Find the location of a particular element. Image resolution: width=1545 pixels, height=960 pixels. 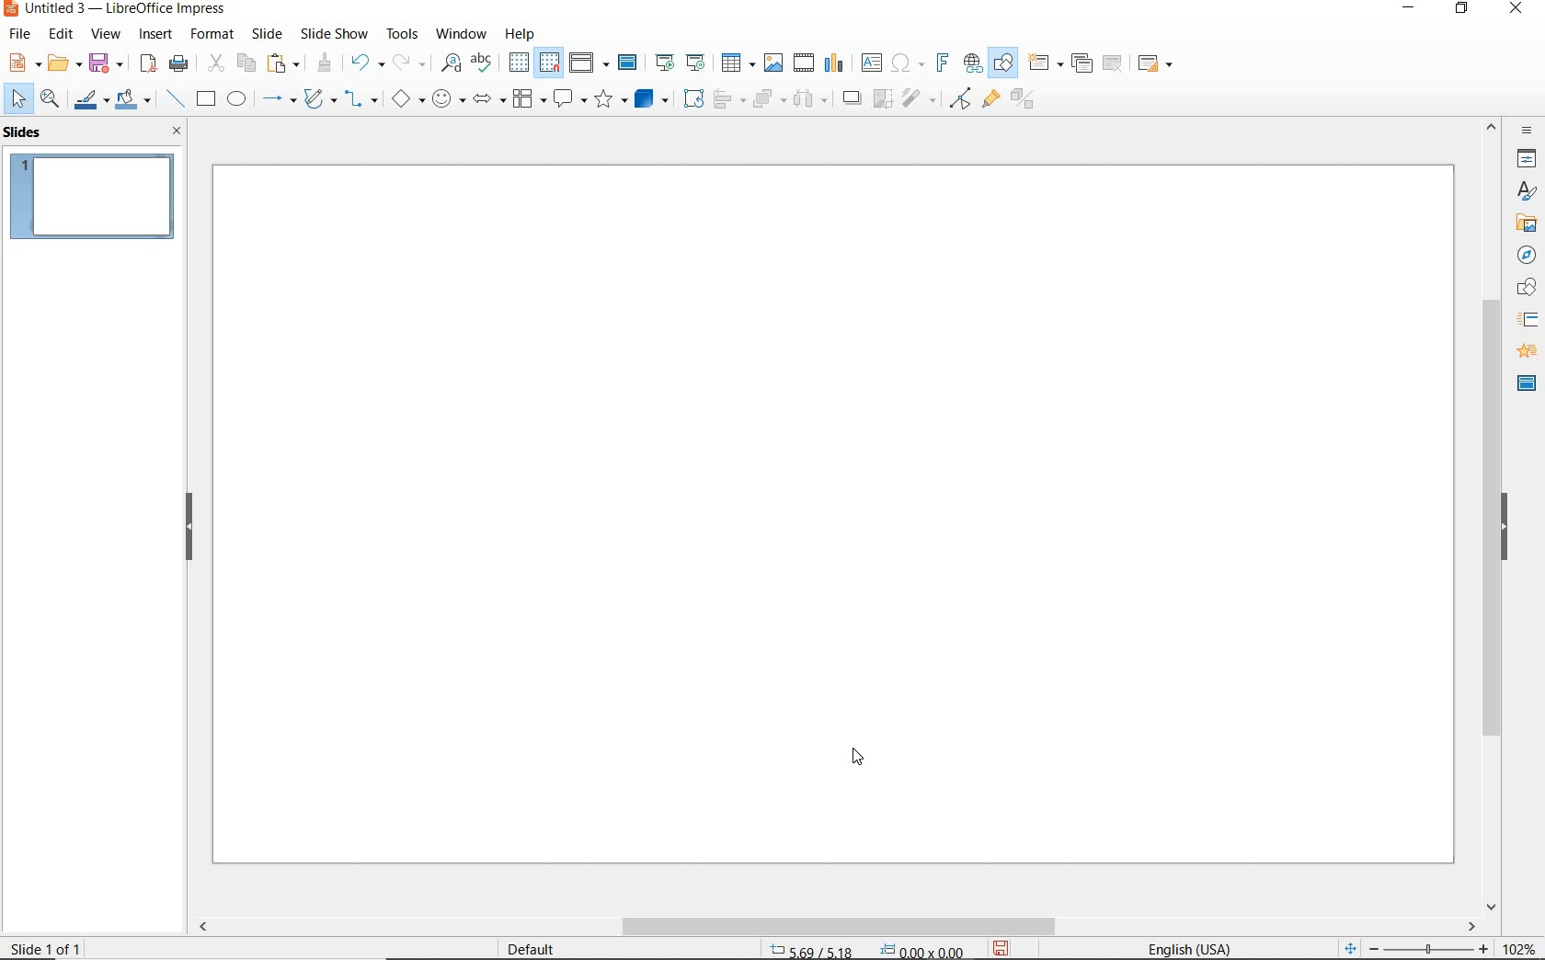

HIDE is located at coordinates (189, 529).